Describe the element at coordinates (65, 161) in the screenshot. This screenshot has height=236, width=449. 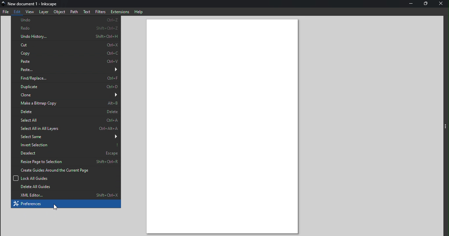
I see `Resize page o selection` at that location.